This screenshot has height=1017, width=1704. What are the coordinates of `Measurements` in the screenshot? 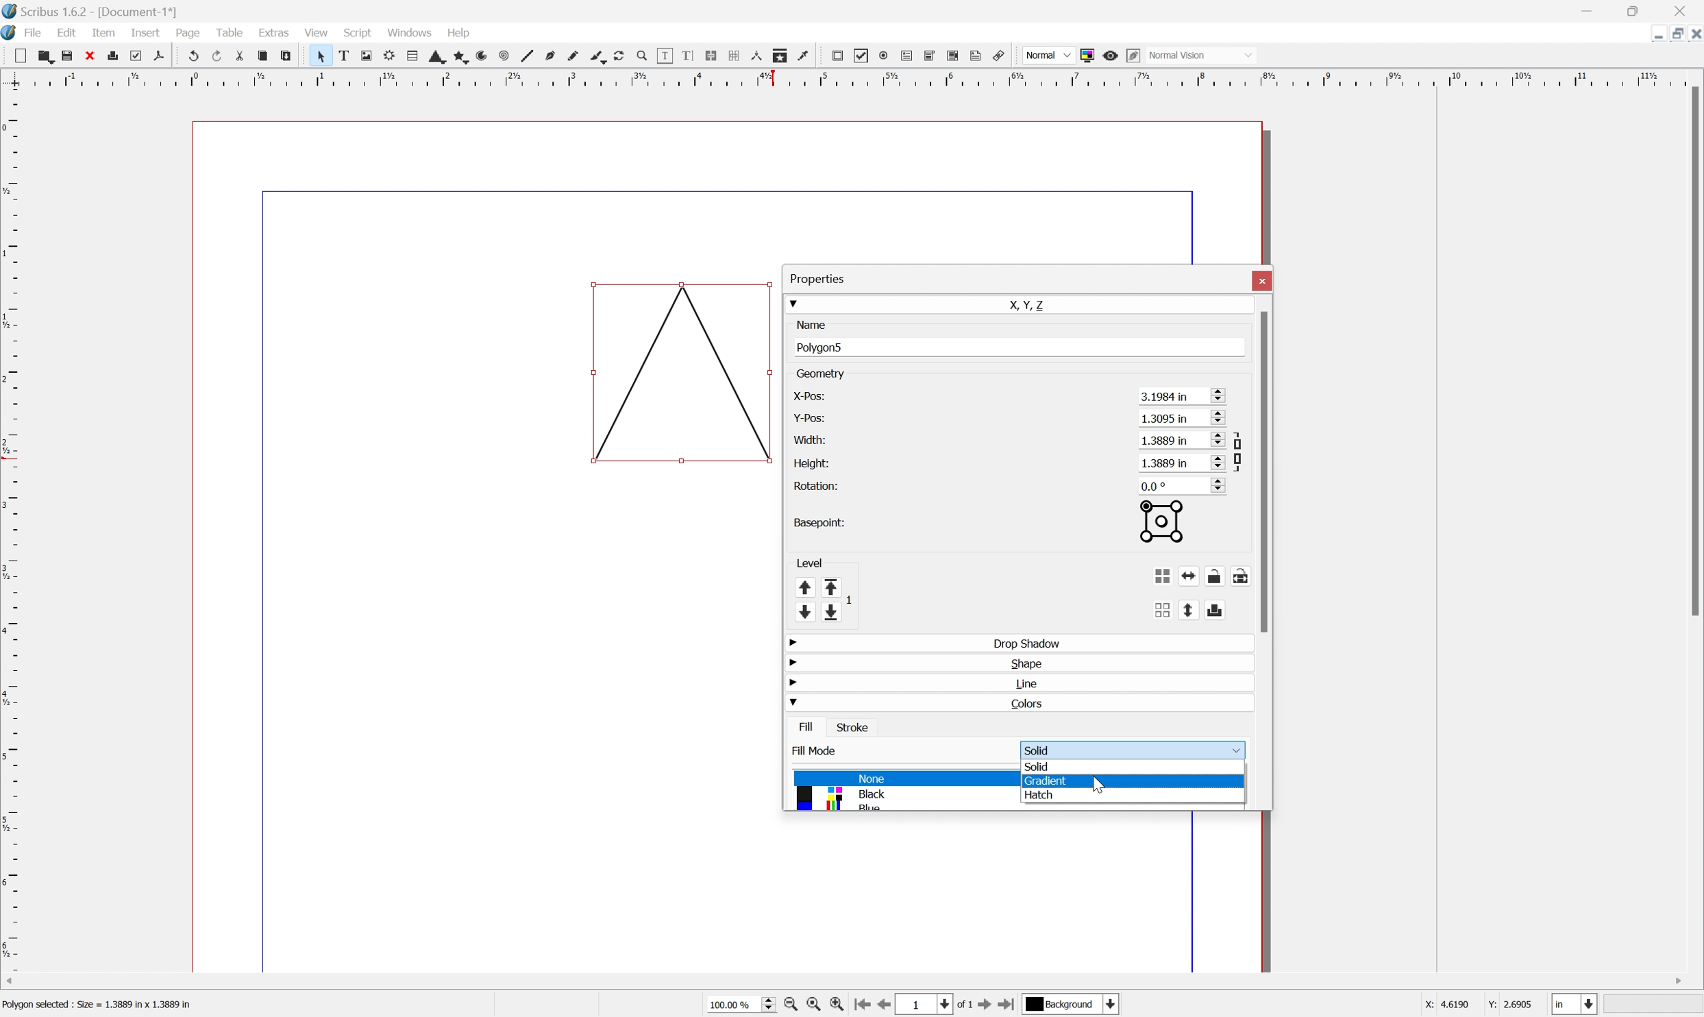 It's located at (756, 57).